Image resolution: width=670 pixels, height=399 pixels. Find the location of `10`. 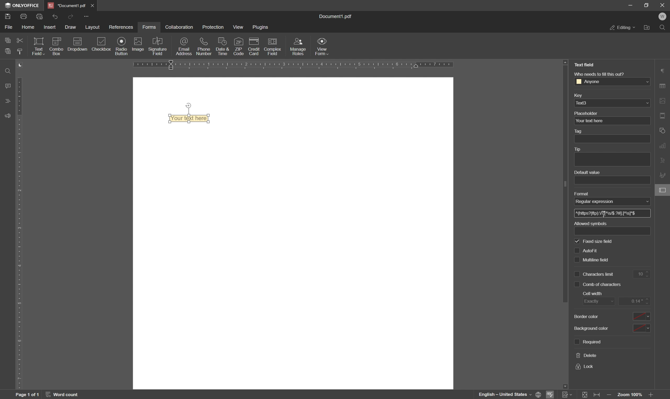

10 is located at coordinates (643, 274).